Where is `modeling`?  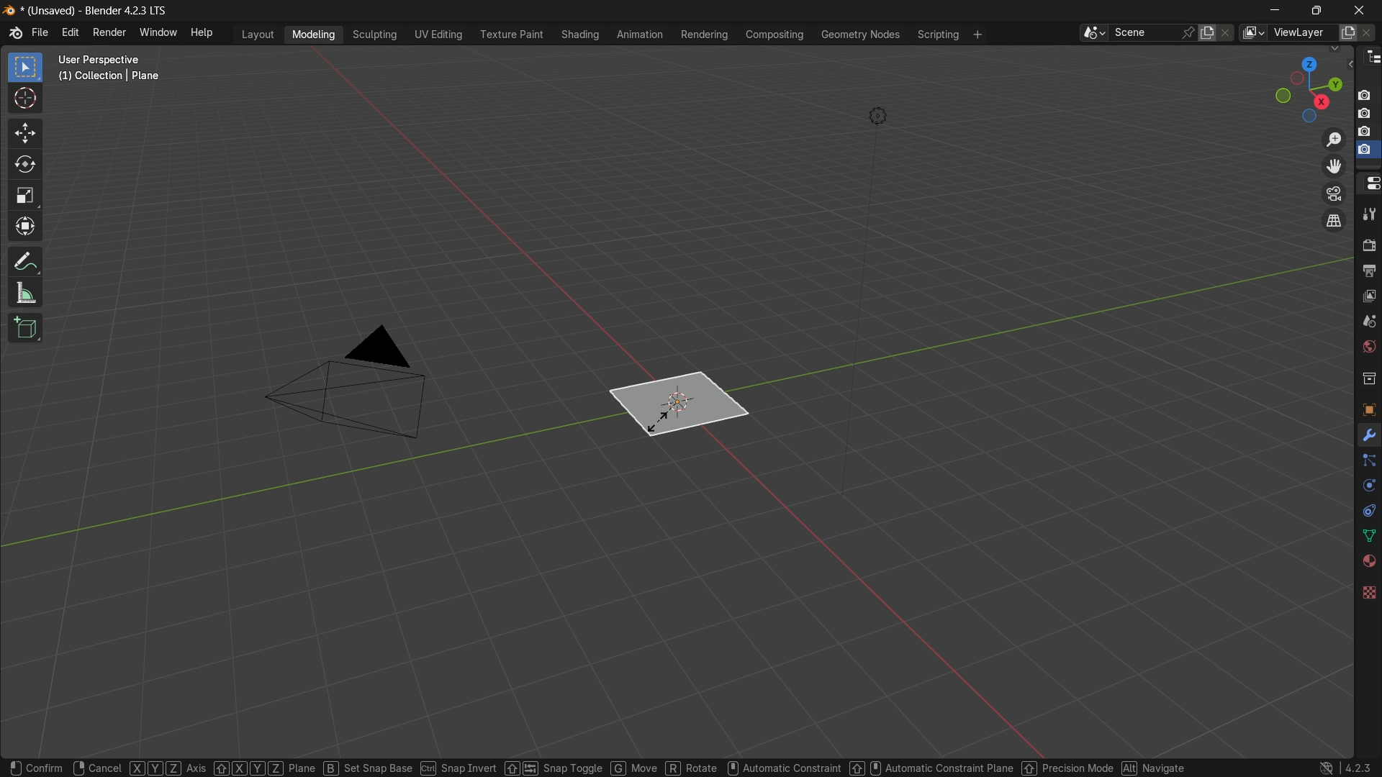
modeling is located at coordinates (312, 35).